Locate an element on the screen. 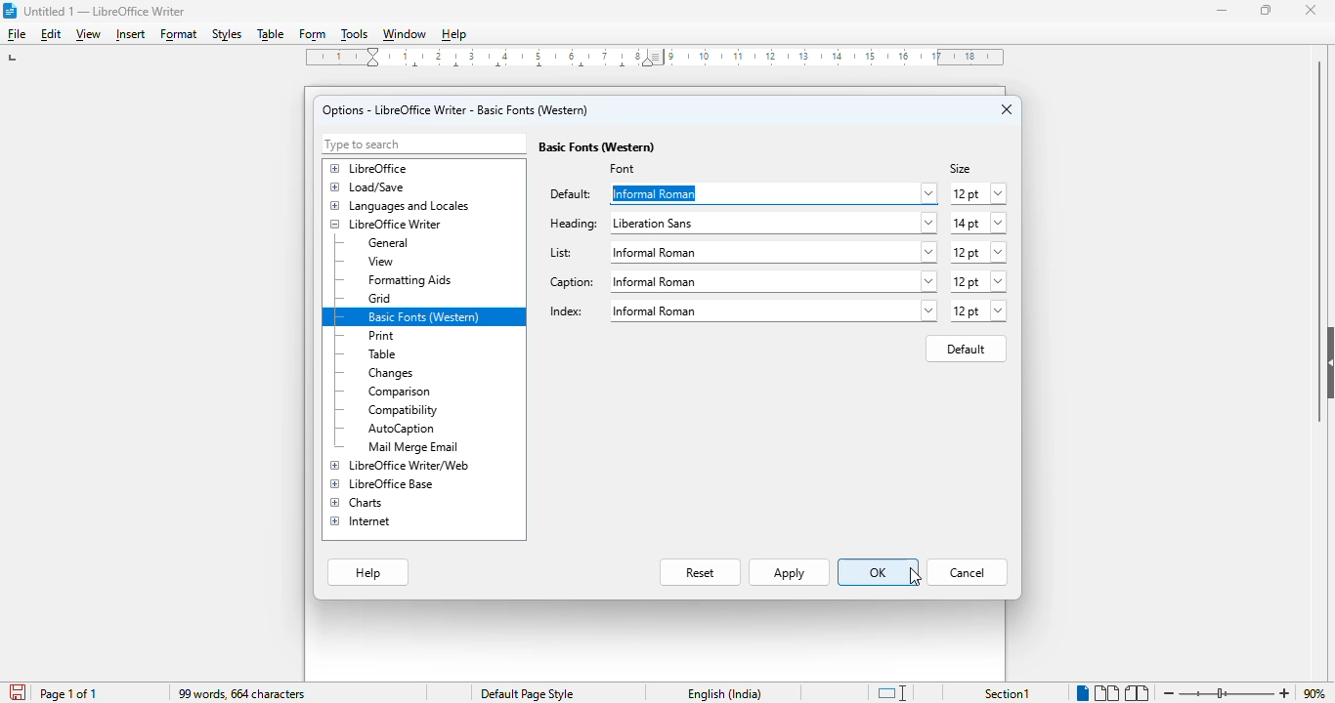  maximize is located at coordinates (1266, 10).